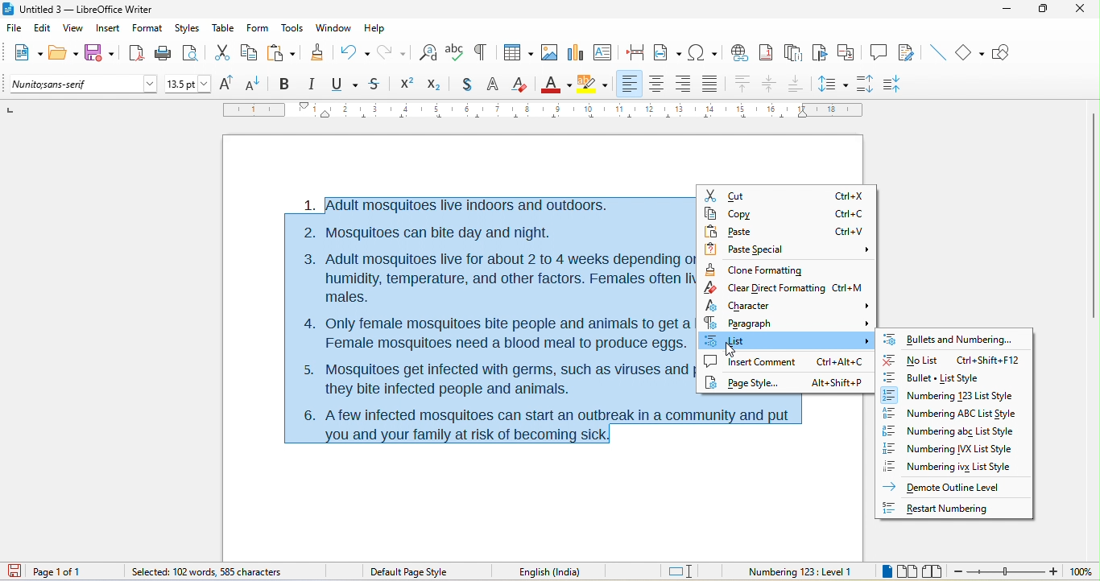 This screenshot has height=581, width=1100. Describe the element at coordinates (937, 52) in the screenshot. I see `insert line` at that location.